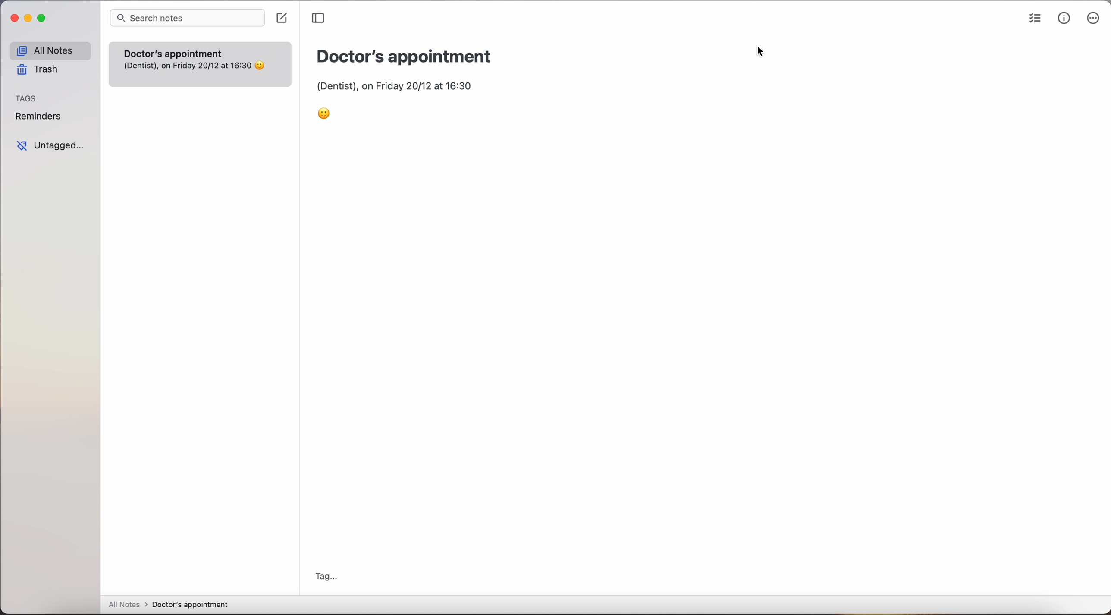  I want to click on more options, so click(1093, 18).